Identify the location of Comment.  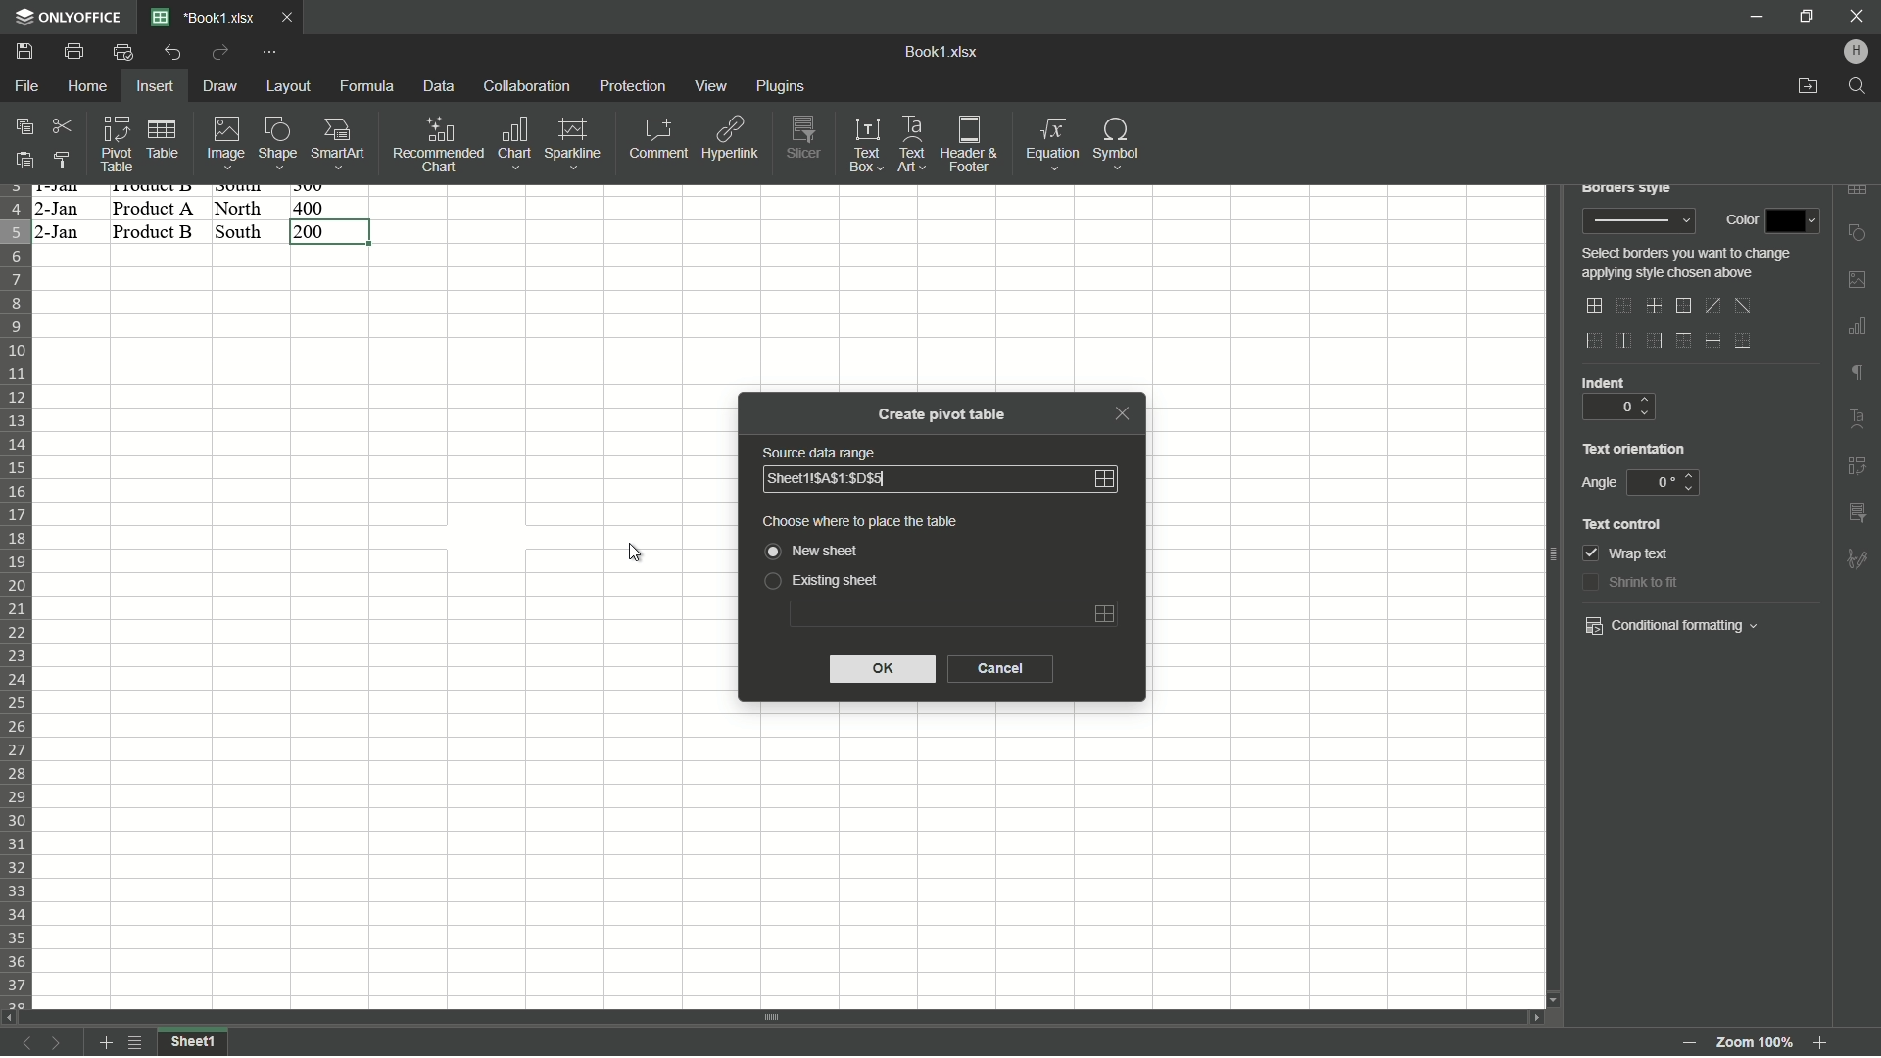
(655, 138).